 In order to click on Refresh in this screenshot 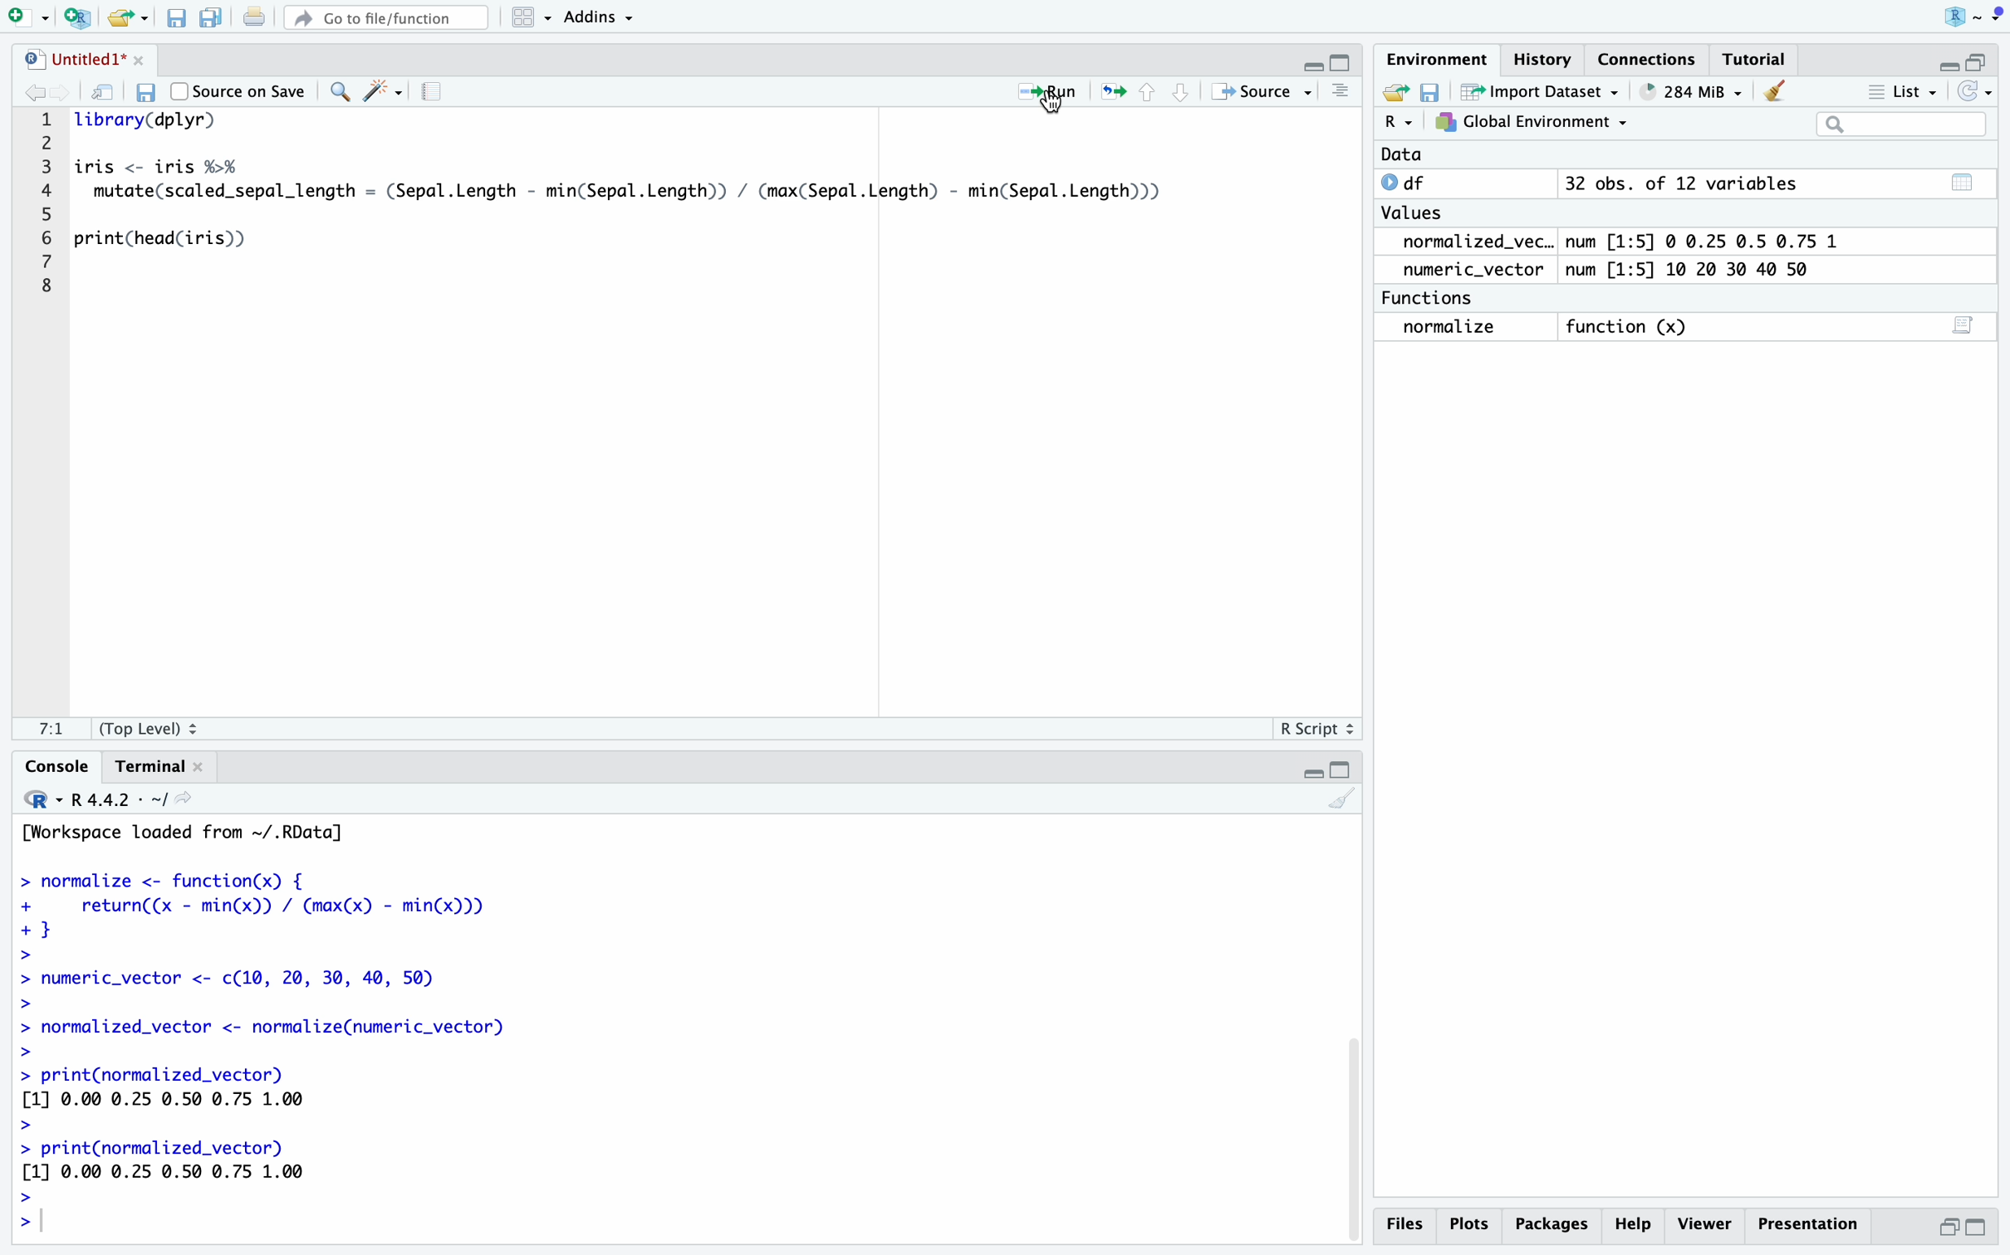, I will do `click(1977, 91)`.